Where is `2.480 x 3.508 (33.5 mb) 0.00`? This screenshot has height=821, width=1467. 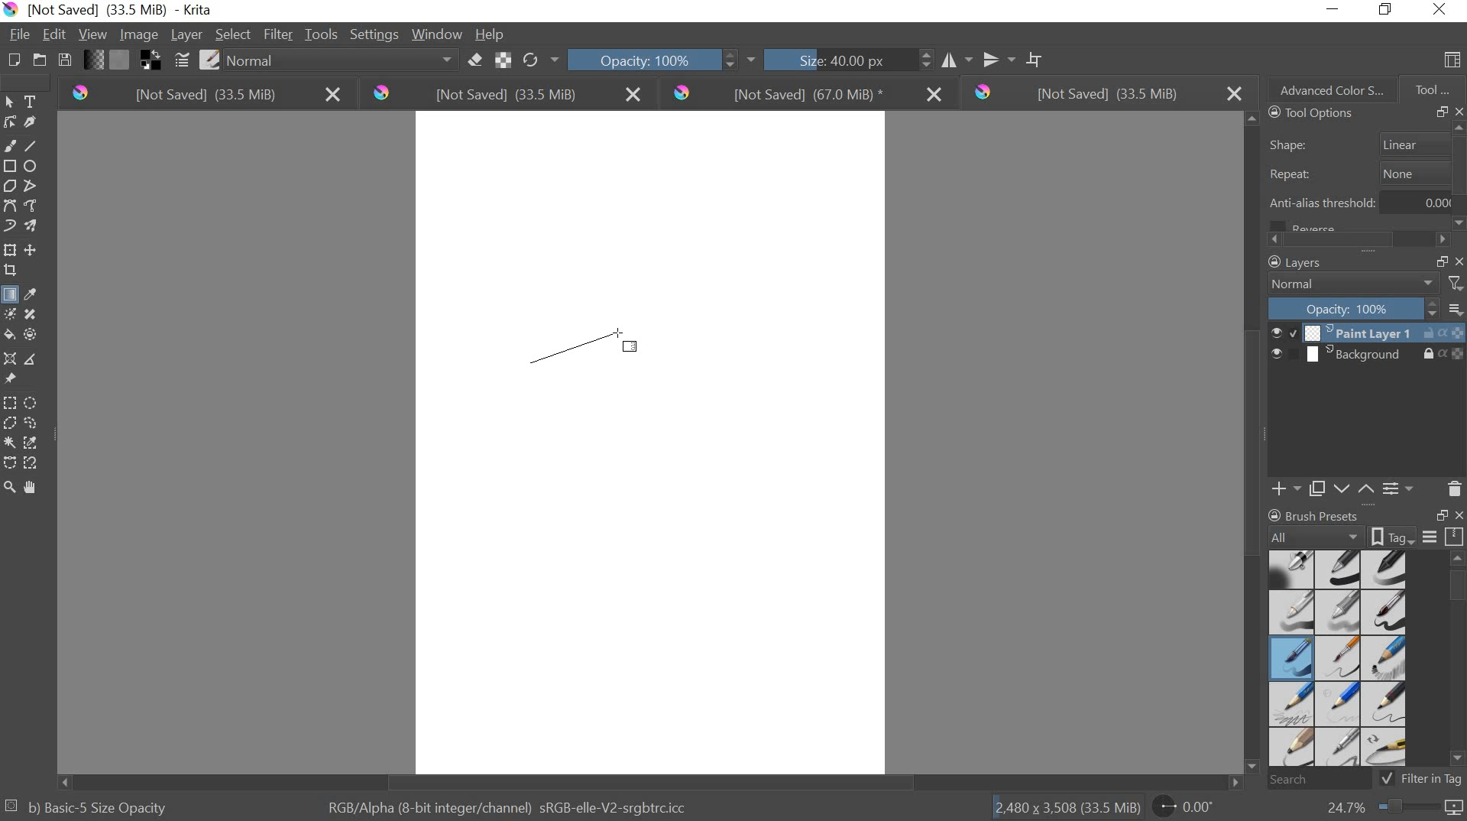
2.480 x 3.508 (33.5 mb) 0.00 is located at coordinates (1106, 803).